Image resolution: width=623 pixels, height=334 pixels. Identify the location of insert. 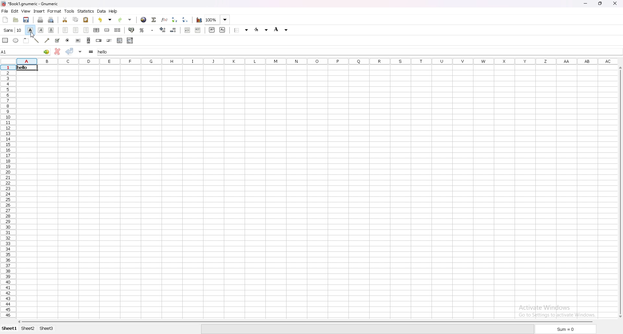
(39, 11).